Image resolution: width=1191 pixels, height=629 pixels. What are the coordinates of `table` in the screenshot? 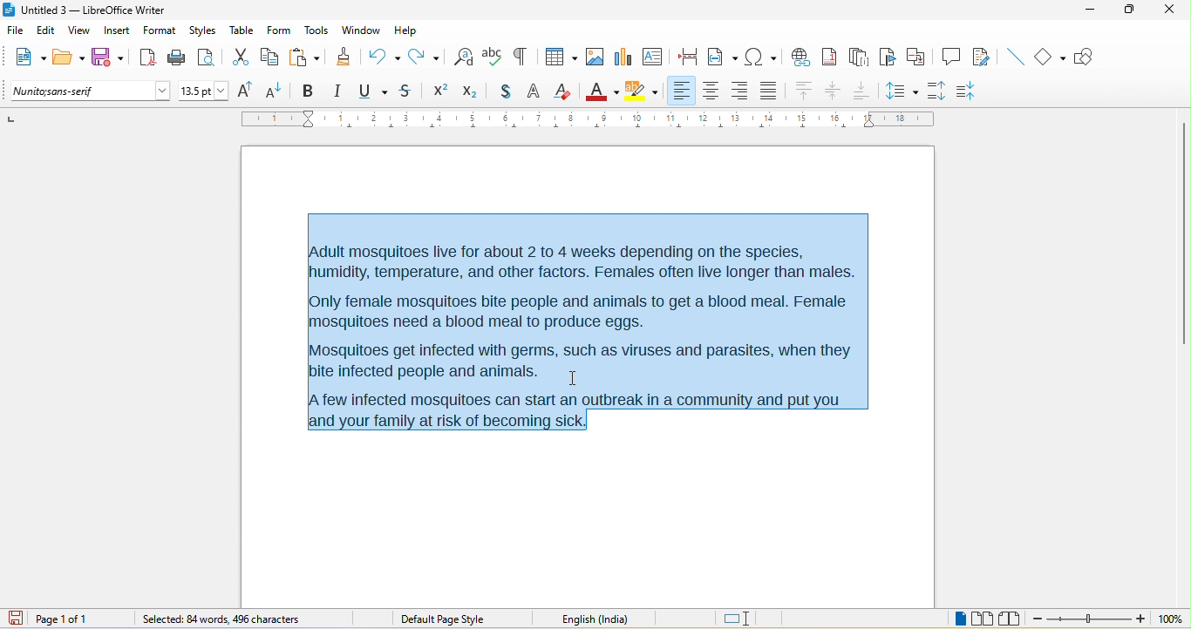 It's located at (242, 30).